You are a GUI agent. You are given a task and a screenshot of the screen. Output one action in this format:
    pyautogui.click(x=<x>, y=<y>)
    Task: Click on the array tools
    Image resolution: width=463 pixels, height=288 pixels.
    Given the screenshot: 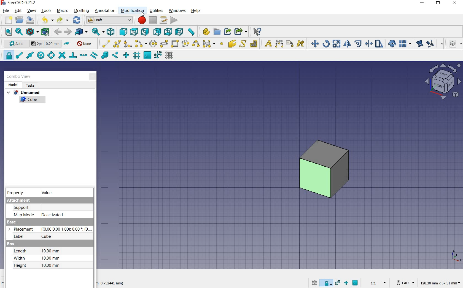 What is the action you would take?
    pyautogui.click(x=405, y=43)
    